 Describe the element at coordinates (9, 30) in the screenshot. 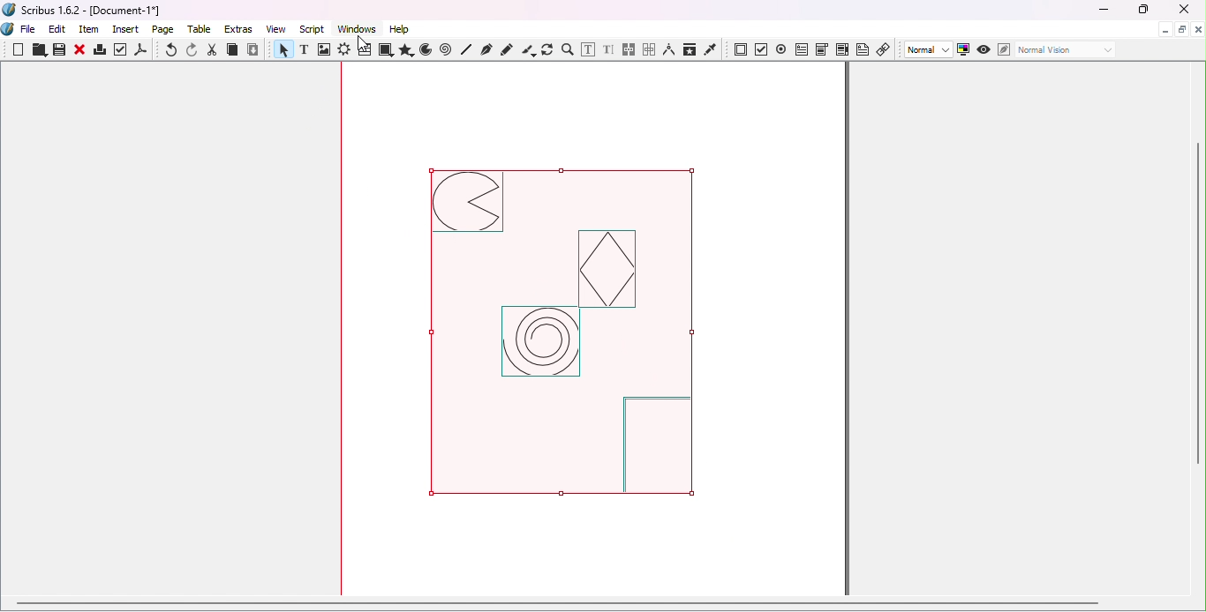

I see `Logo` at that location.